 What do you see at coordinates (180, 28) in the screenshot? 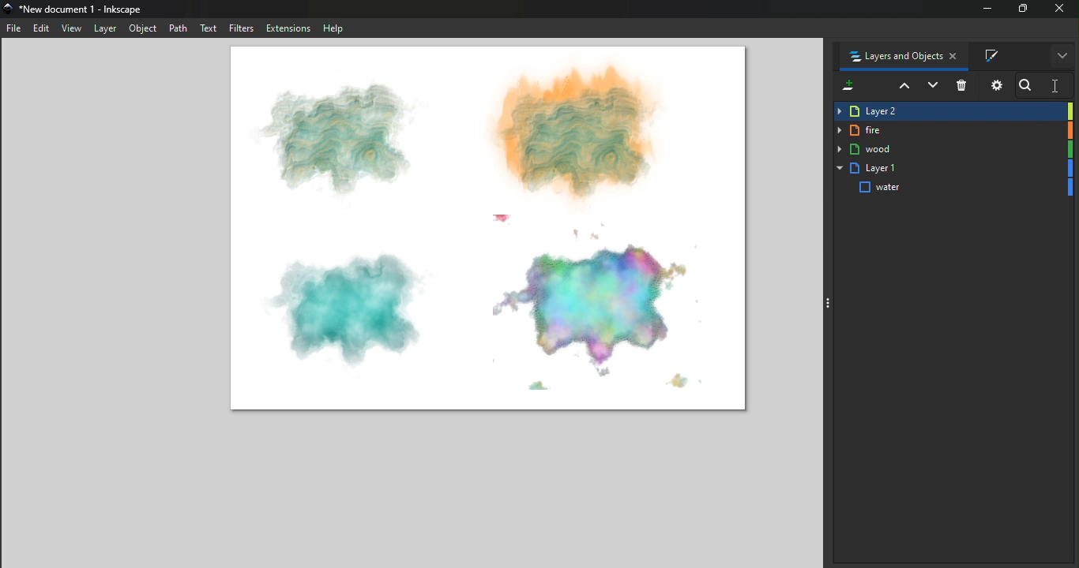
I see `Path` at bounding box center [180, 28].